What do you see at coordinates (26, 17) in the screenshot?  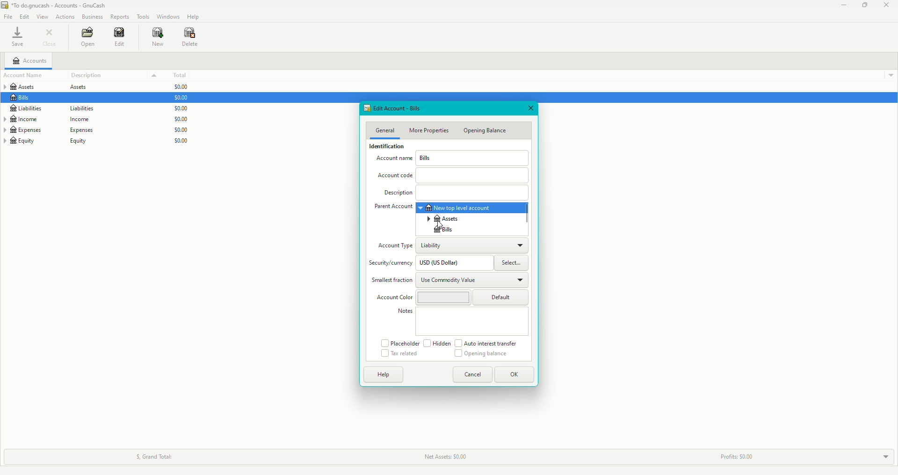 I see `Edit` at bounding box center [26, 17].